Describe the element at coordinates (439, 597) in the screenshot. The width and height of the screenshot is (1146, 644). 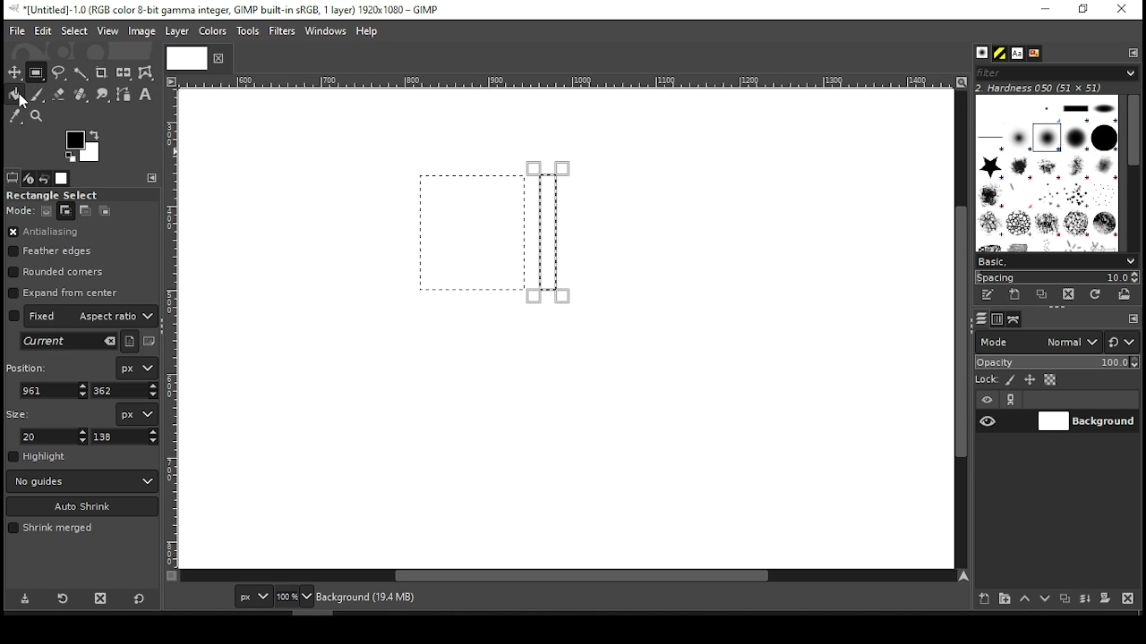
I see `background (28.0mb)` at that location.